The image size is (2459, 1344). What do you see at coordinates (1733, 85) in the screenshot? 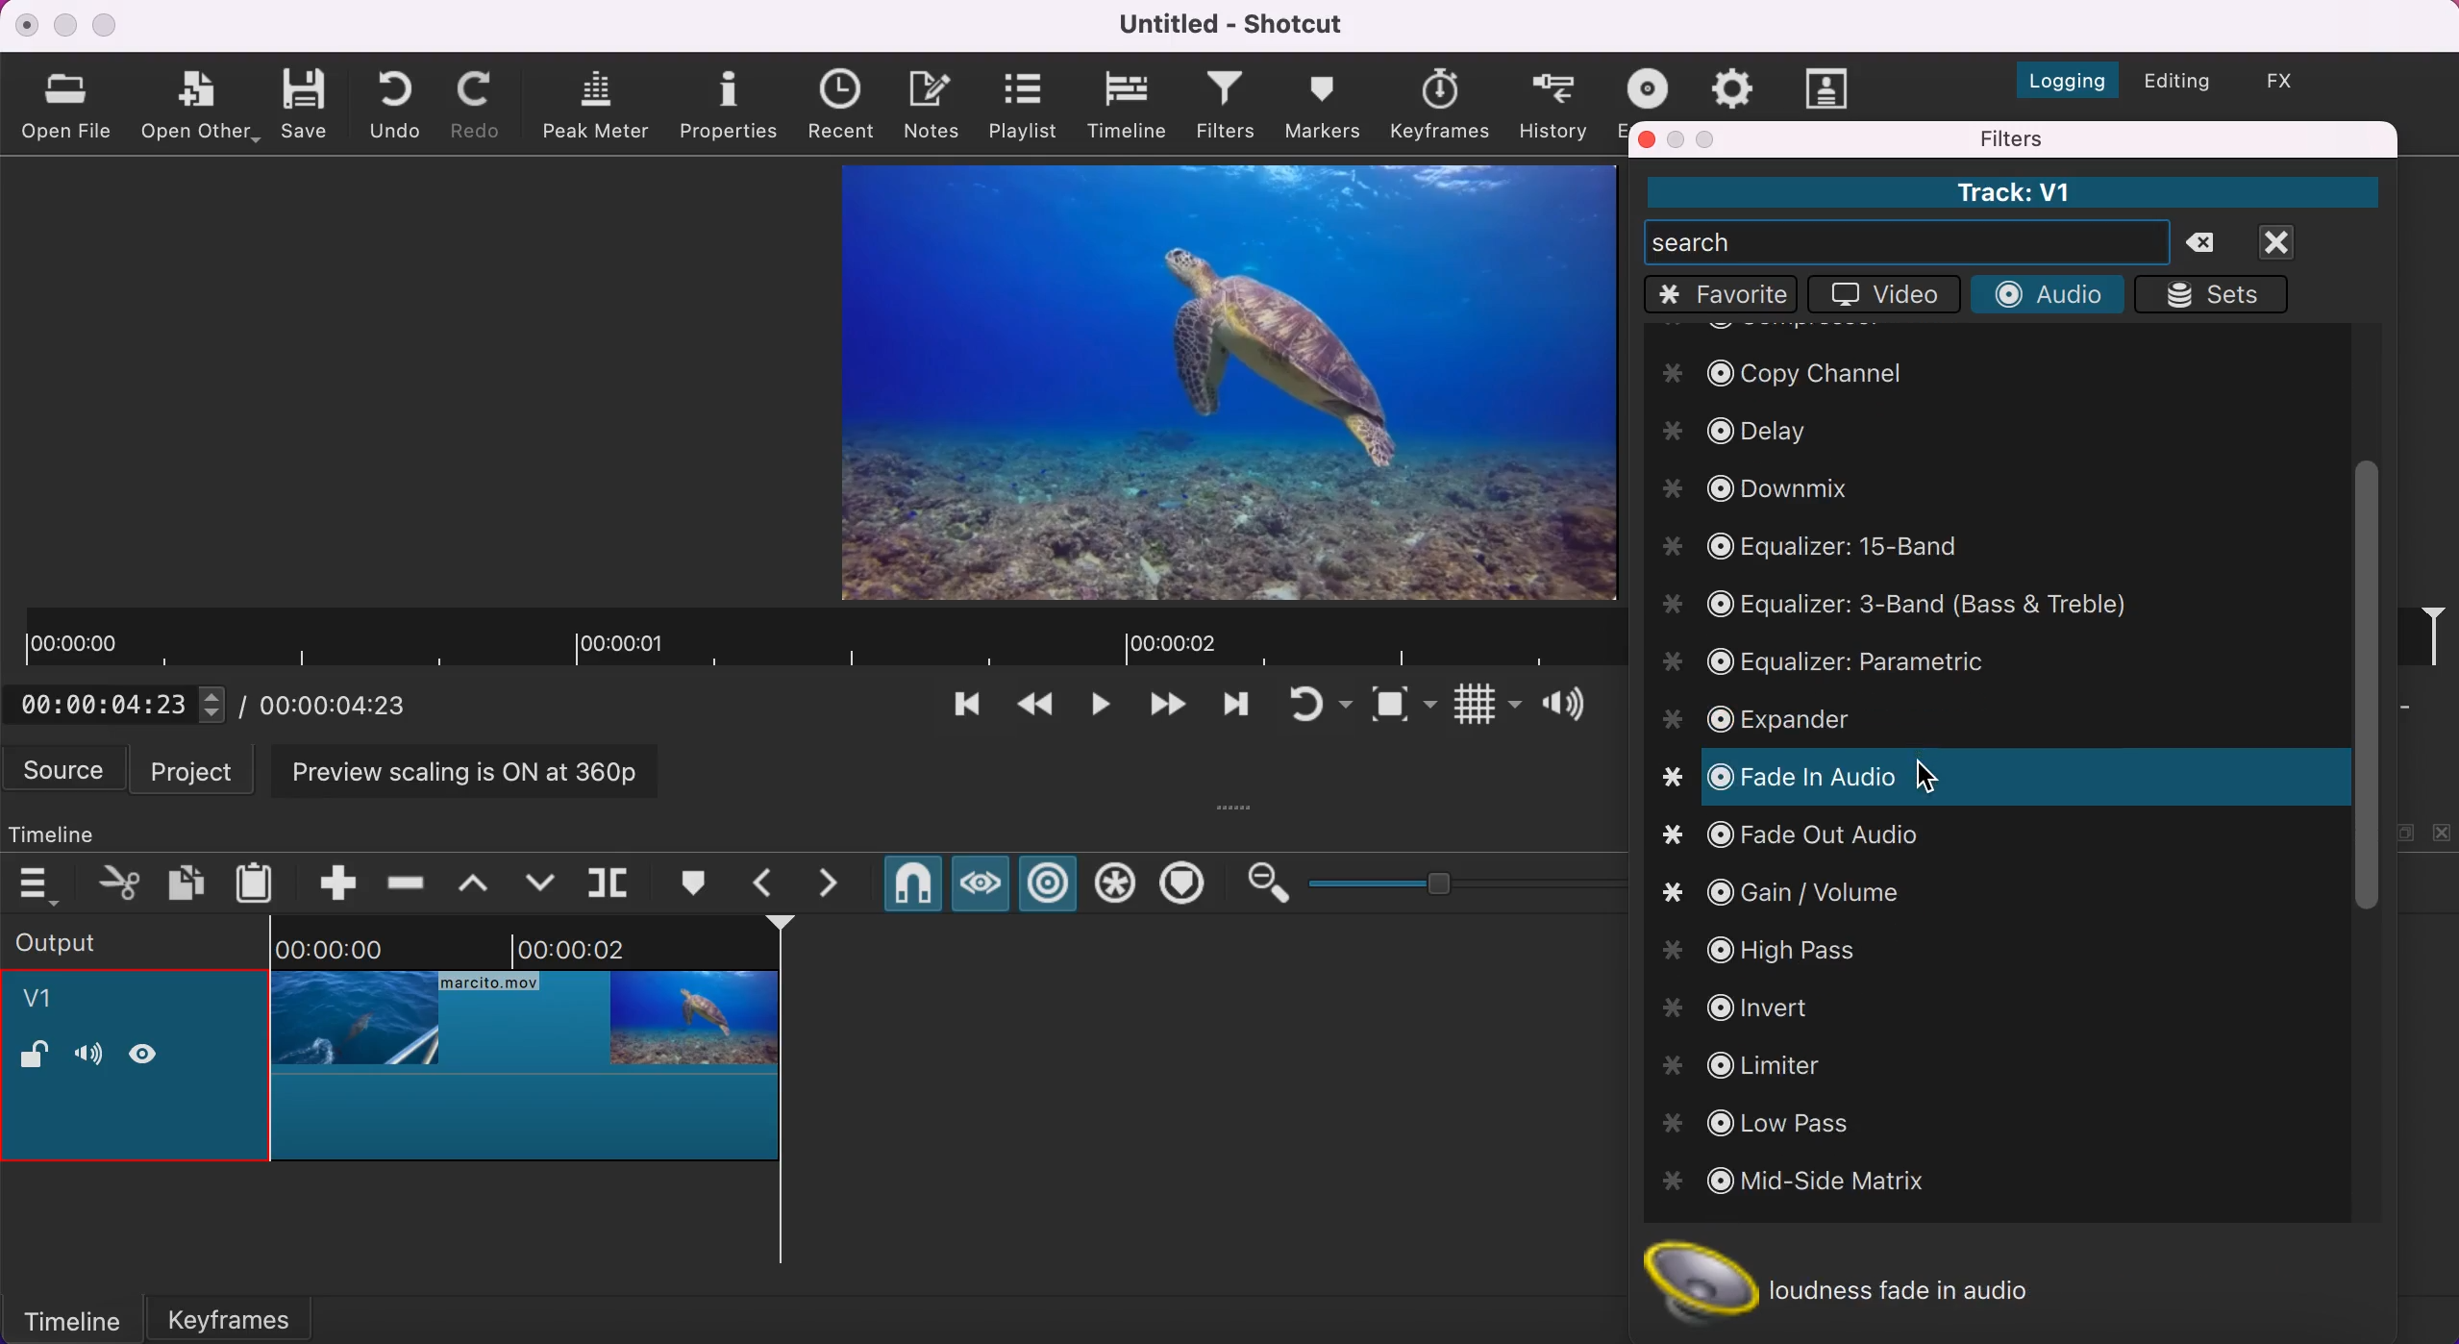
I see `jobs` at bounding box center [1733, 85].